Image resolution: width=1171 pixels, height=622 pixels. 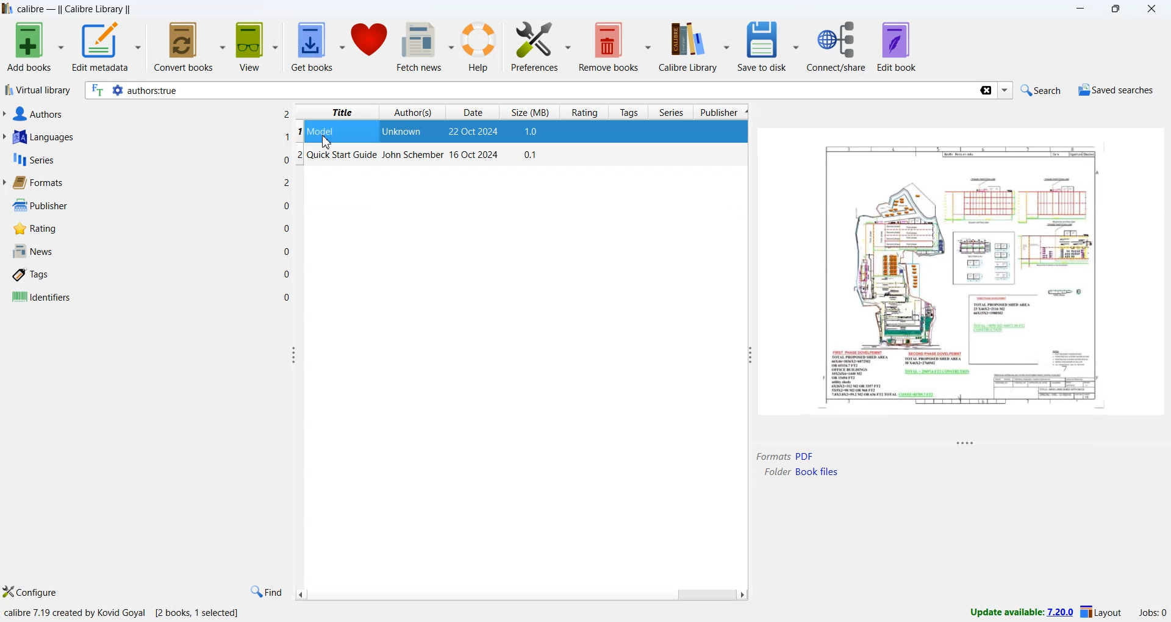 I want to click on authors, so click(x=36, y=114).